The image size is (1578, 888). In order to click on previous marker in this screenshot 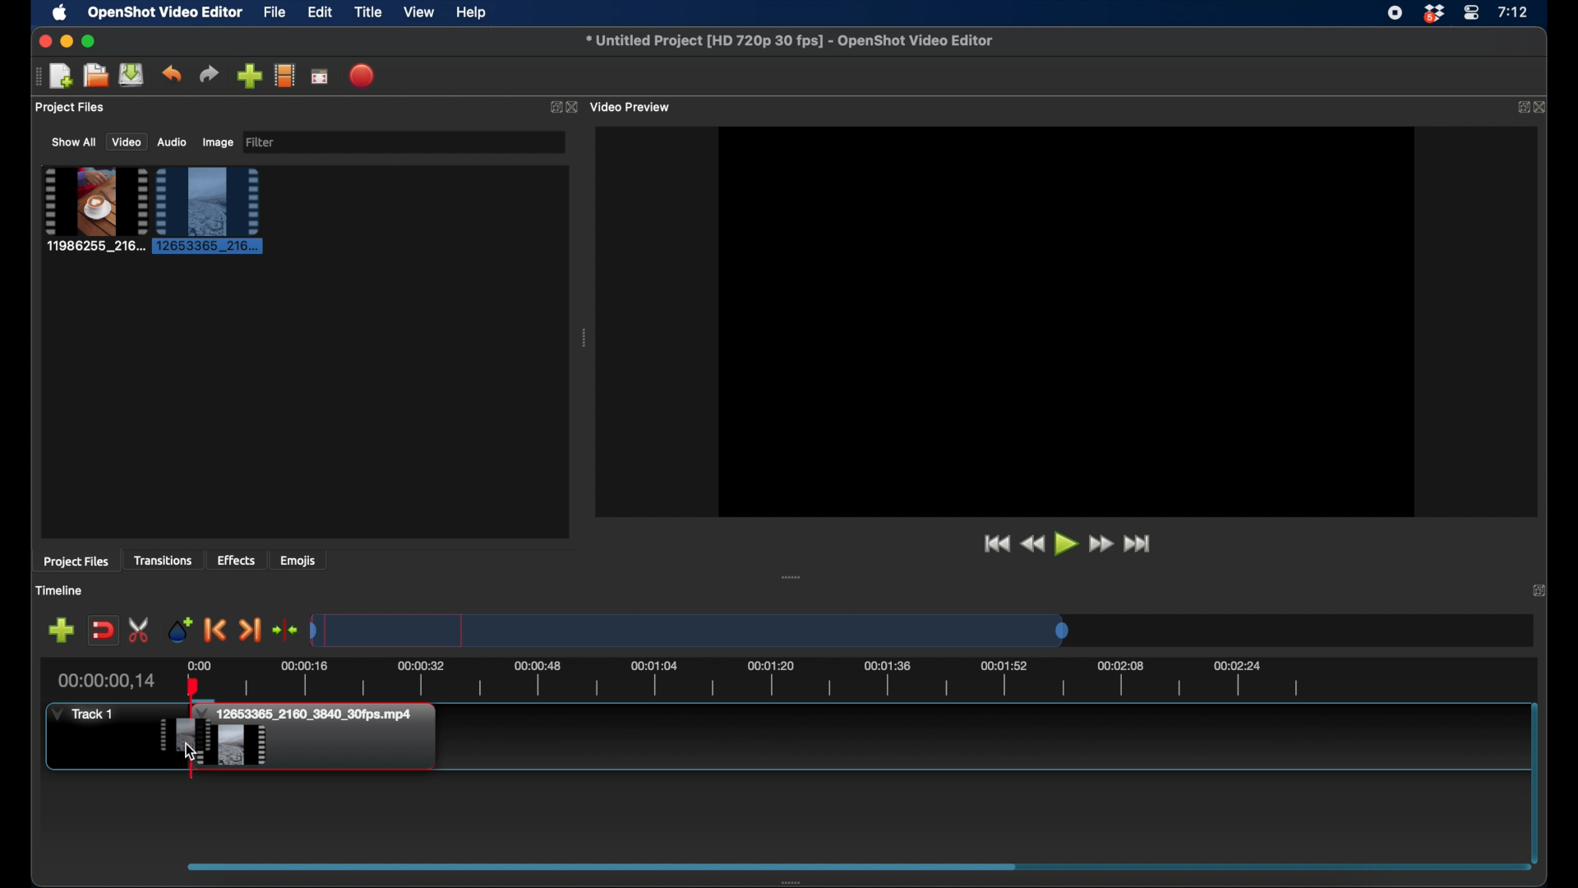, I will do `click(216, 630)`.